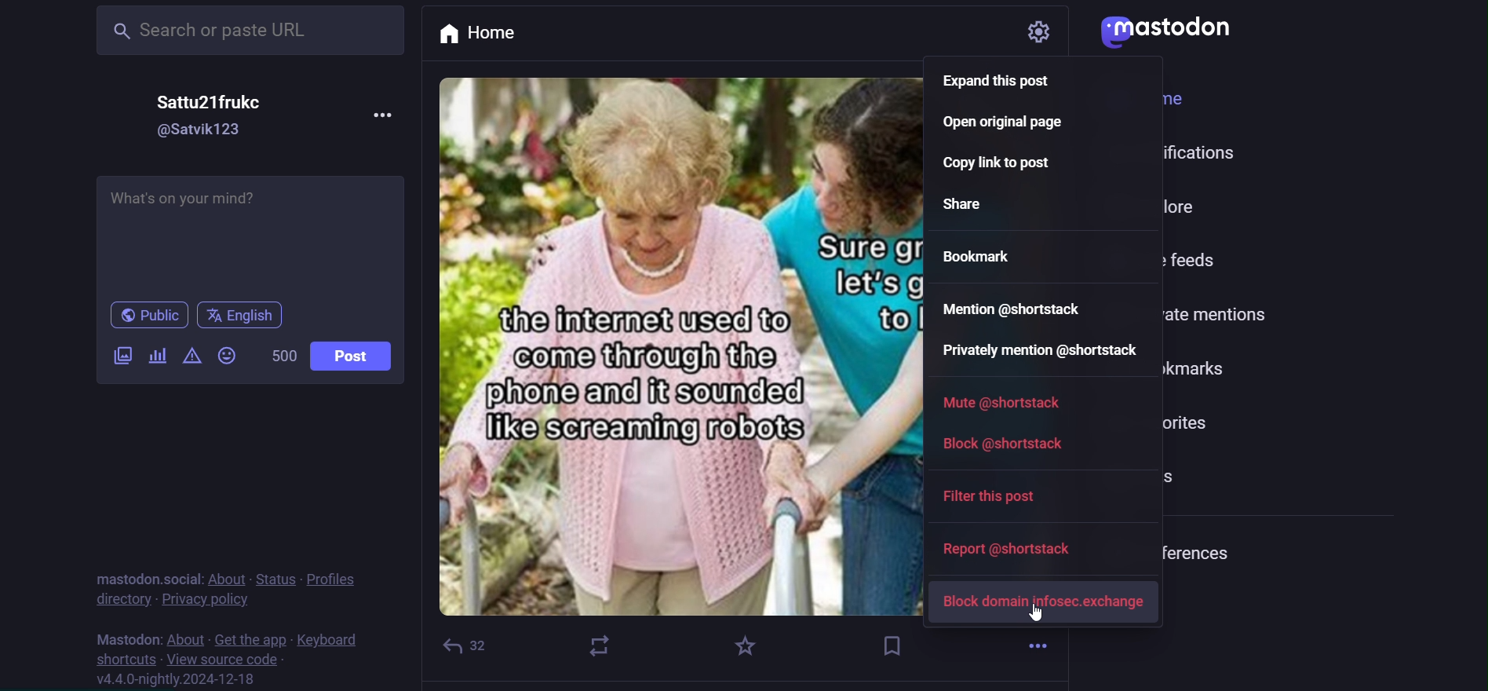 The image size is (1488, 691). What do you see at coordinates (201, 130) in the screenshot?
I see `@satvik123` at bounding box center [201, 130].